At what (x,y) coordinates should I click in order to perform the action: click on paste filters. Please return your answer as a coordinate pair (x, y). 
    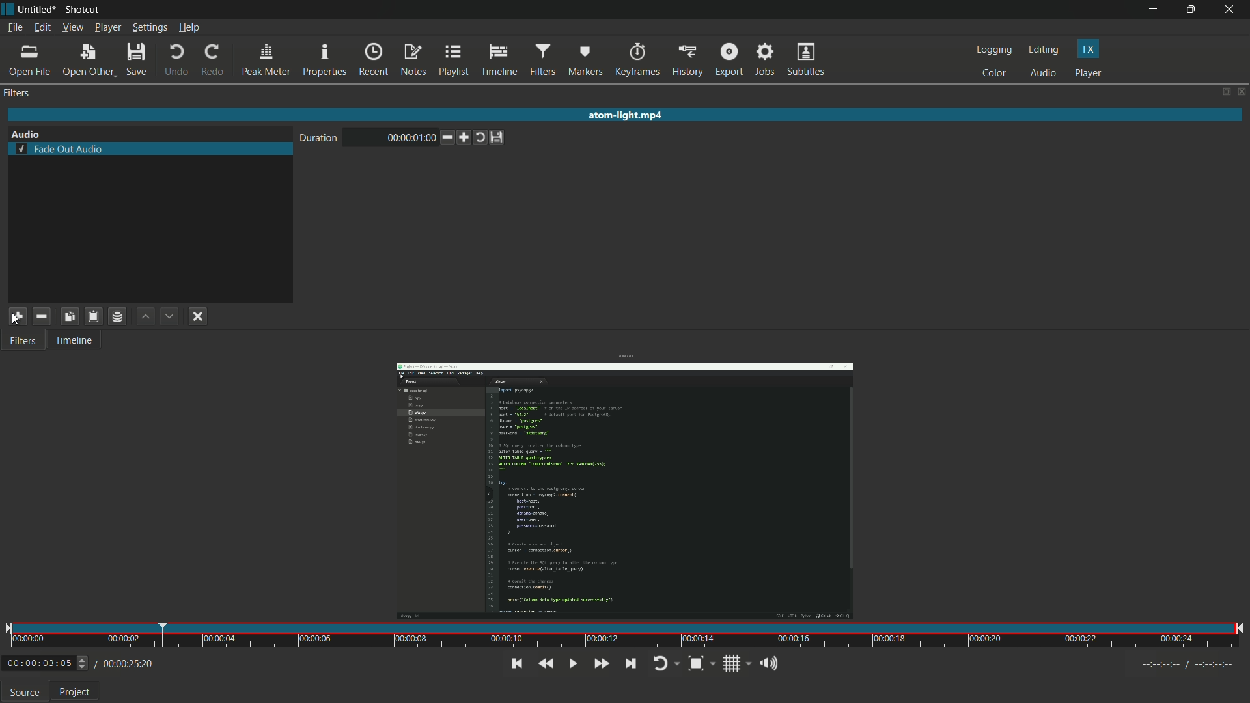
    Looking at the image, I should click on (92, 316).